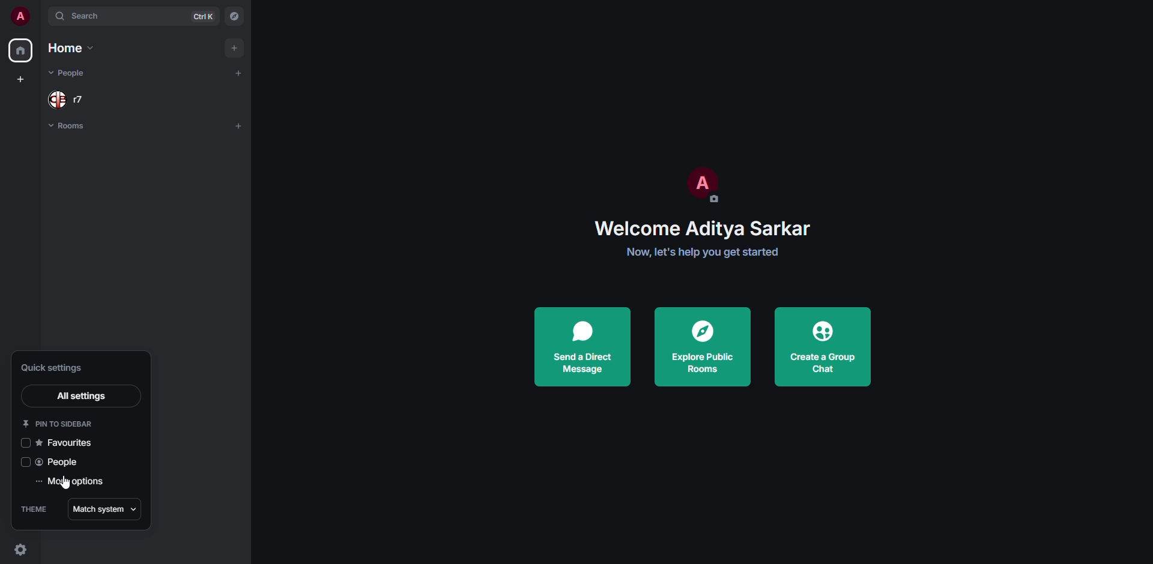 This screenshot has width=1153, height=564. I want to click on profile, so click(19, 19).